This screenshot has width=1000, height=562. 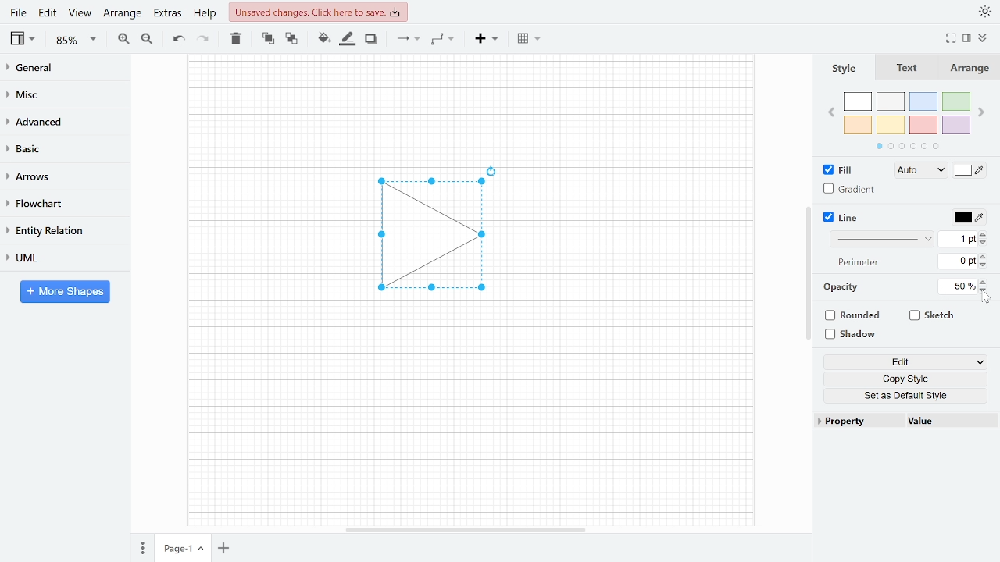 I want to click on To back, so click(x=290, y=37).